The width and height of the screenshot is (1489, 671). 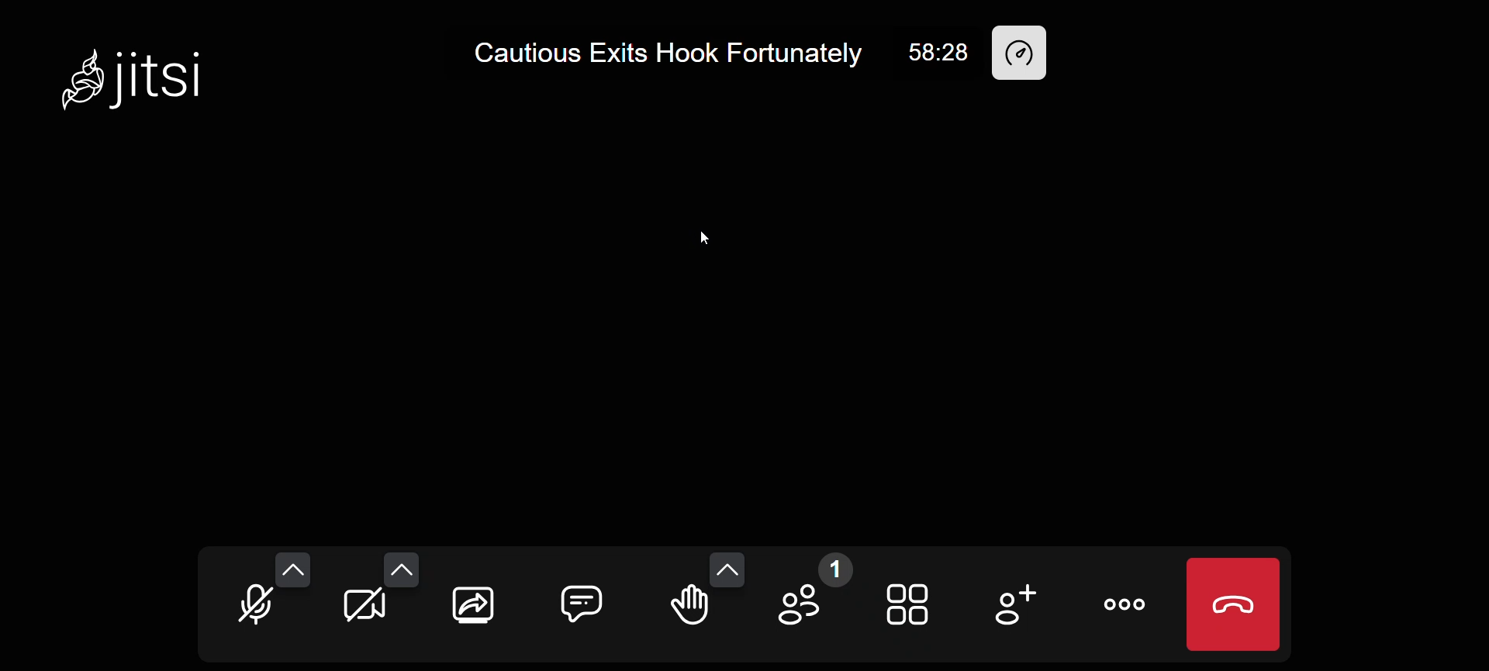 What do you see at coordinates (735, 569) in the screenshot?
I see `more emoji` at bounding box center [735, 569].